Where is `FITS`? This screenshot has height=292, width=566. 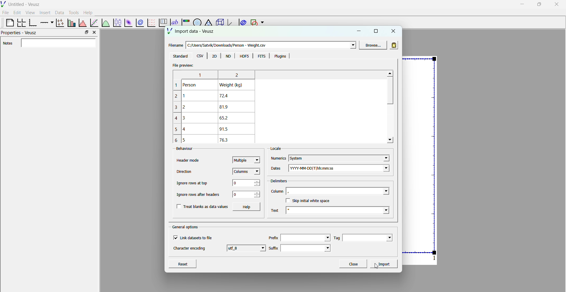
FITS is located at coordinates (260, 56).